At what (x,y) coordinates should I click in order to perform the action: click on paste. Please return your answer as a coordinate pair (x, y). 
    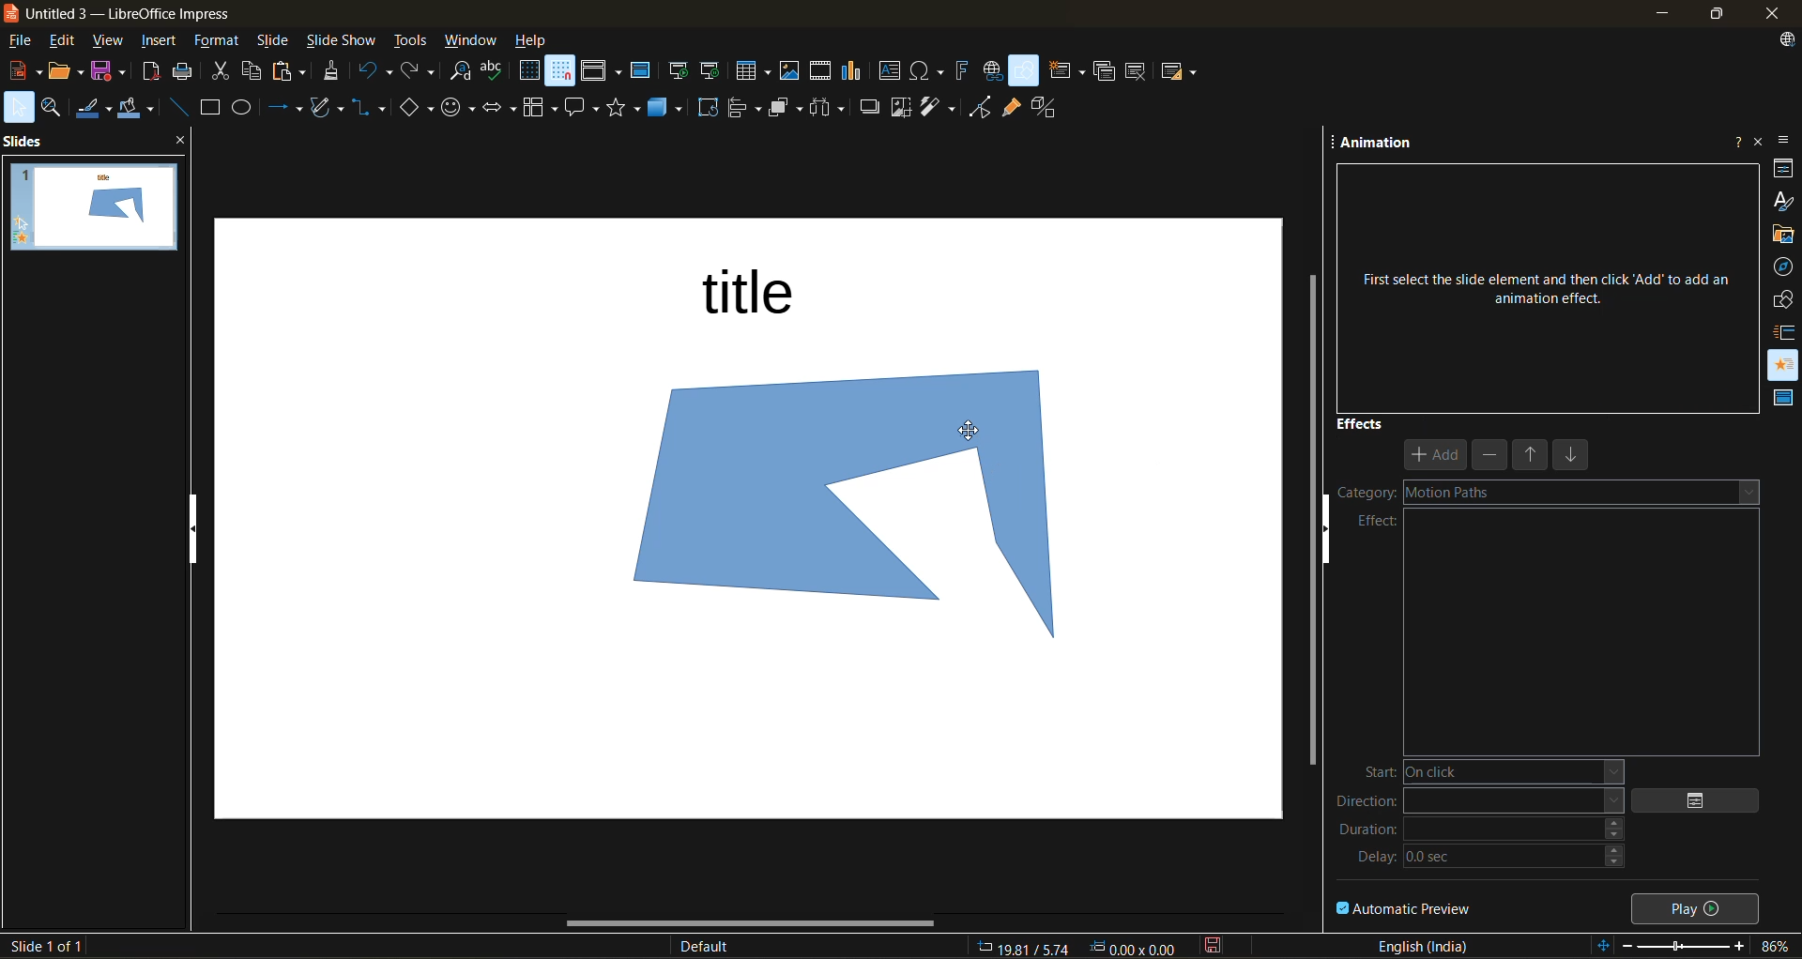
    Looking at the image, I should click on (291, 70).